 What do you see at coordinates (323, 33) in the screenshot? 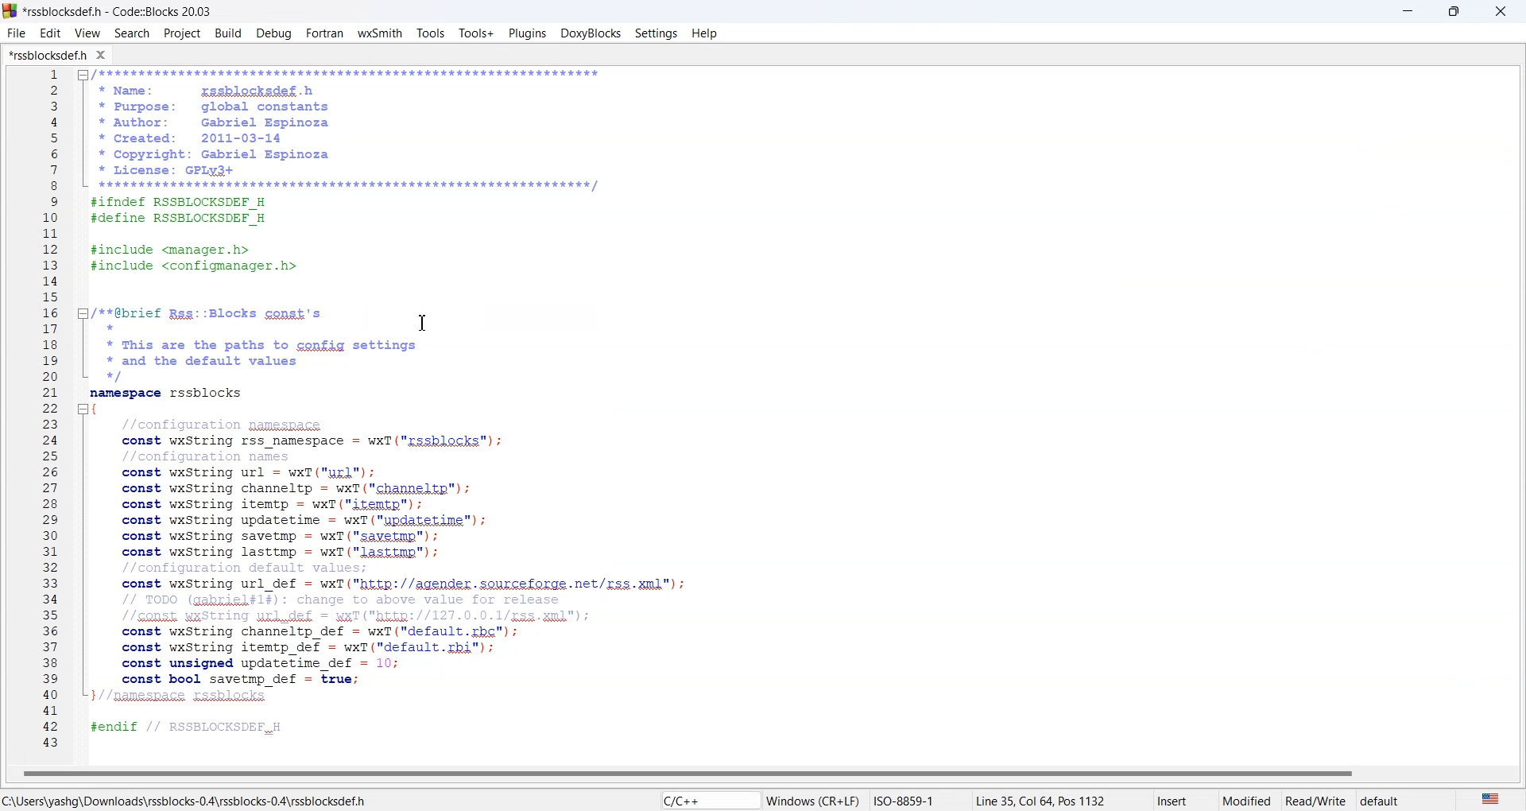
I see `Fortran` at bounding box center [323, 33].